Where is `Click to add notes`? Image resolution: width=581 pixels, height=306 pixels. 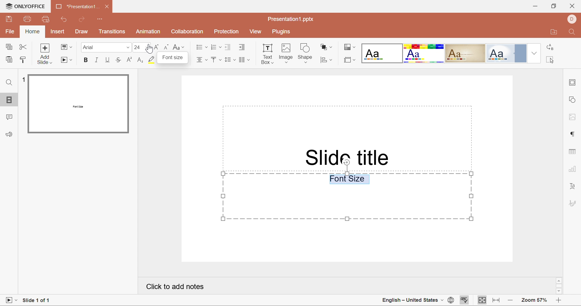 Click to add notes is located at coordinates (175, 287).